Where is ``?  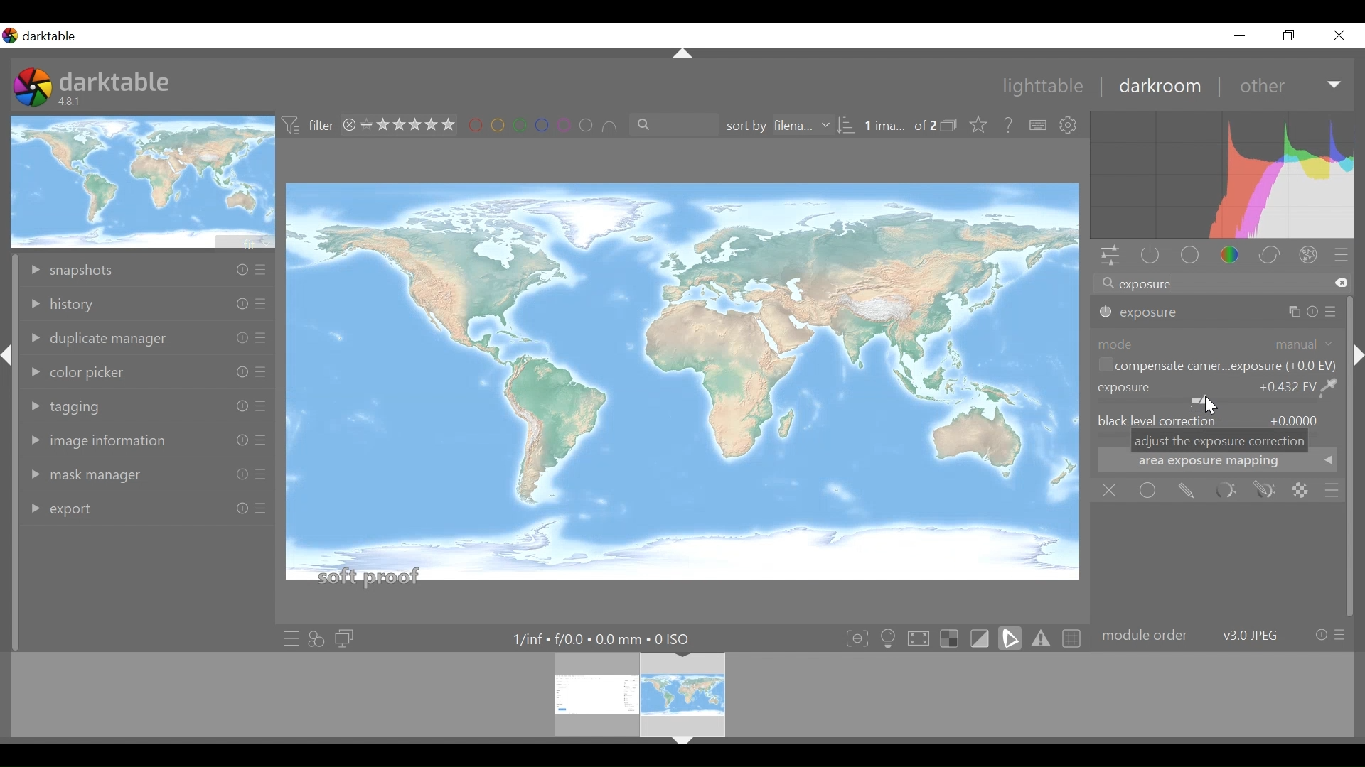  is located at coordinates (260, 407).